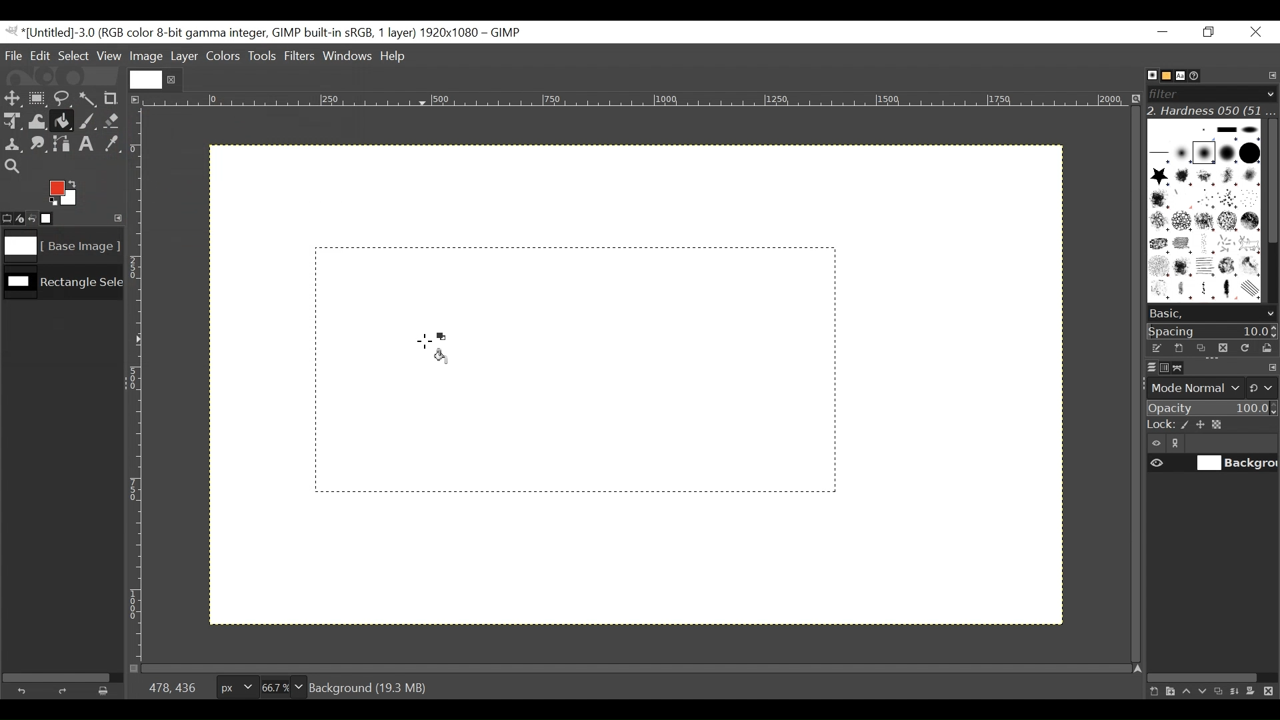  I want to click on Opacity, so click(1211, 409).